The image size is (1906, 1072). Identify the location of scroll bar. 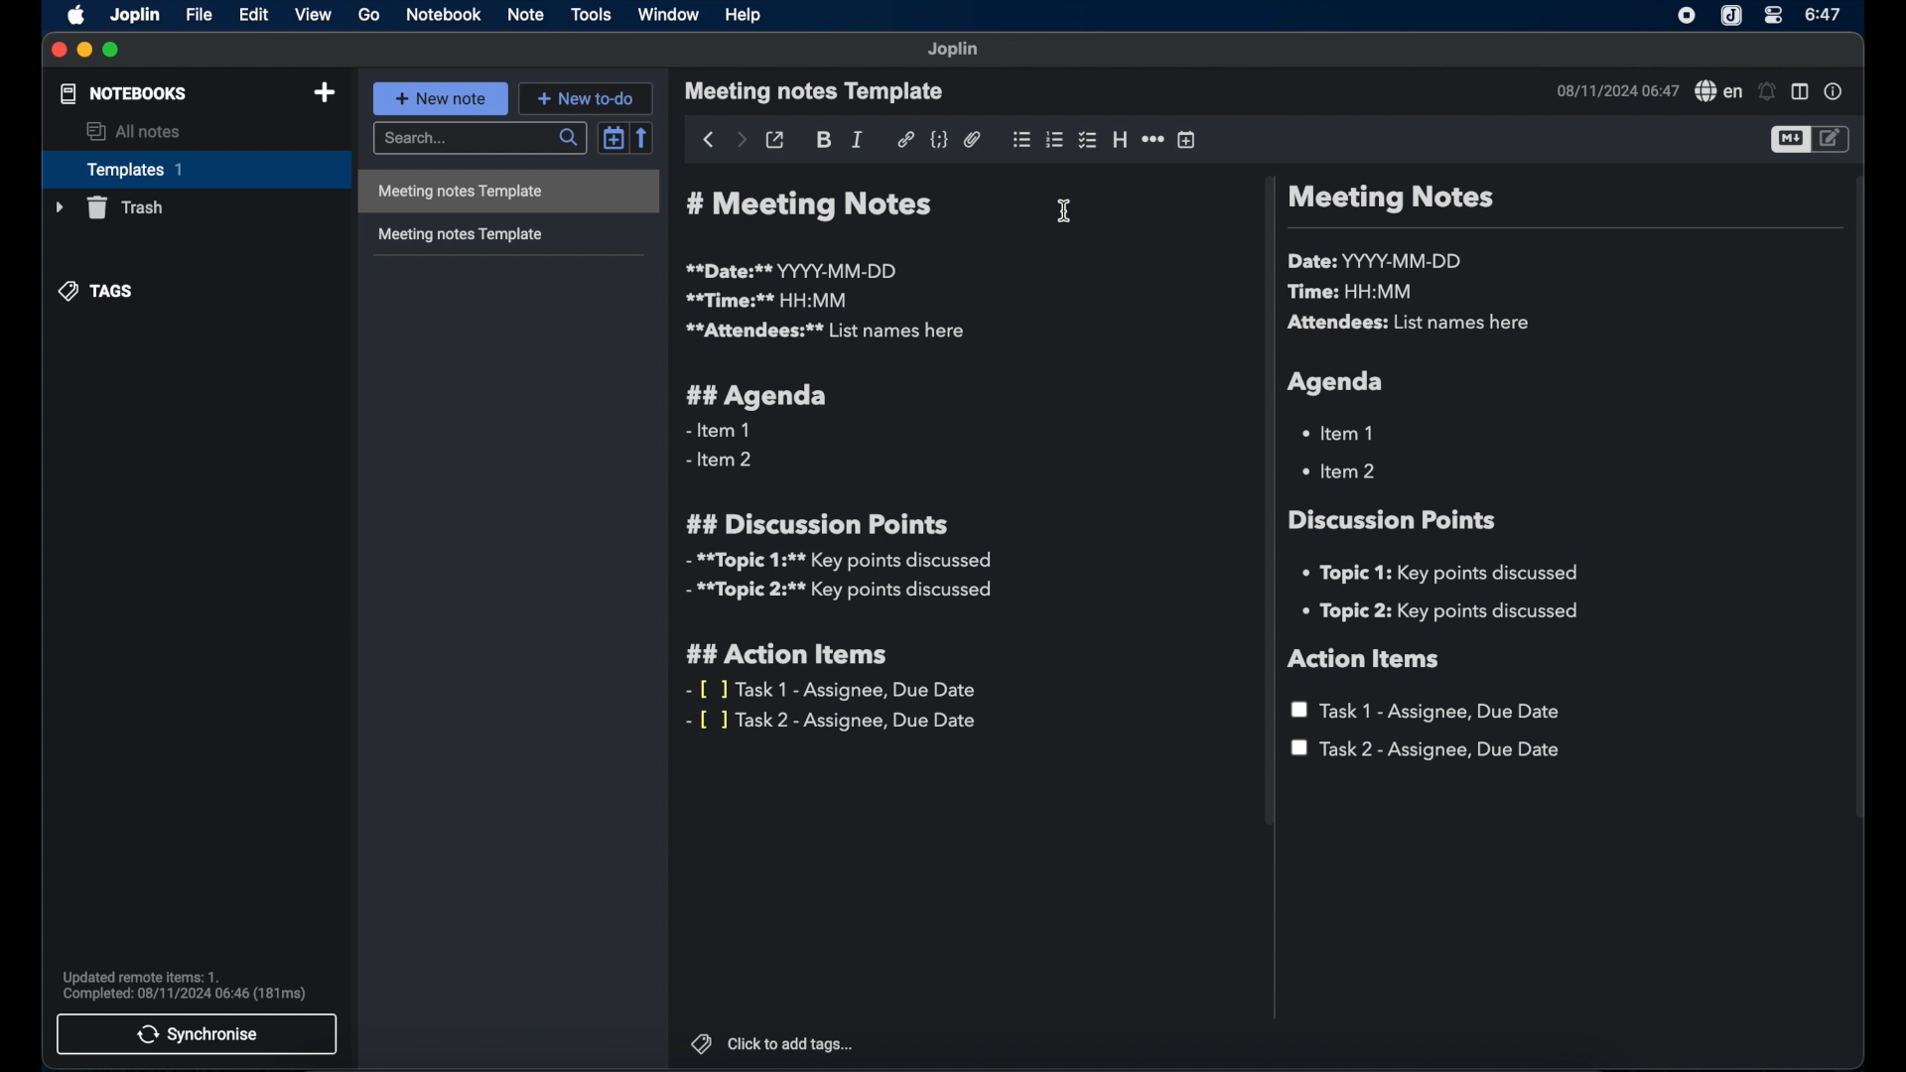
(1265, 504).